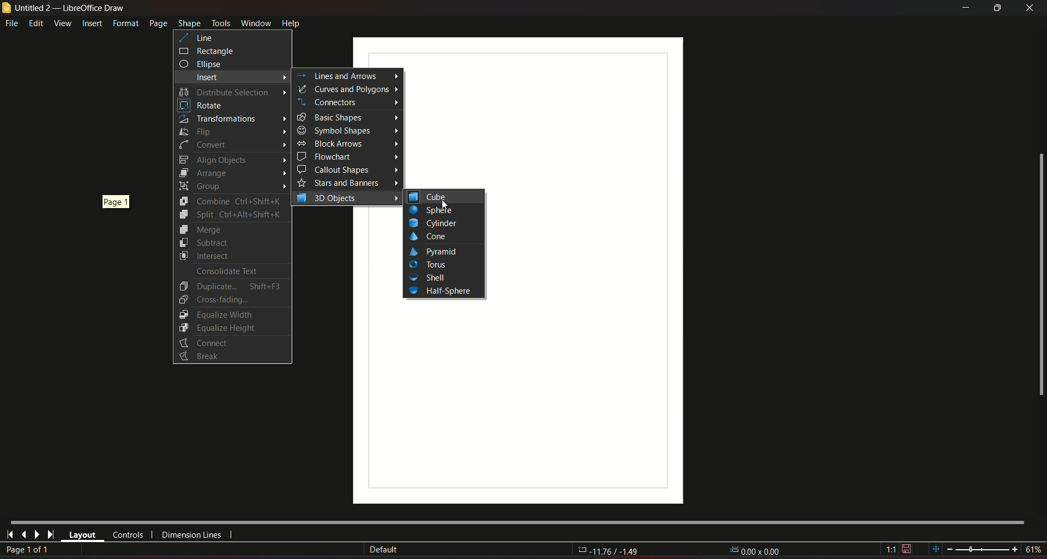  I want to click on Intersect, so click(205, 256).